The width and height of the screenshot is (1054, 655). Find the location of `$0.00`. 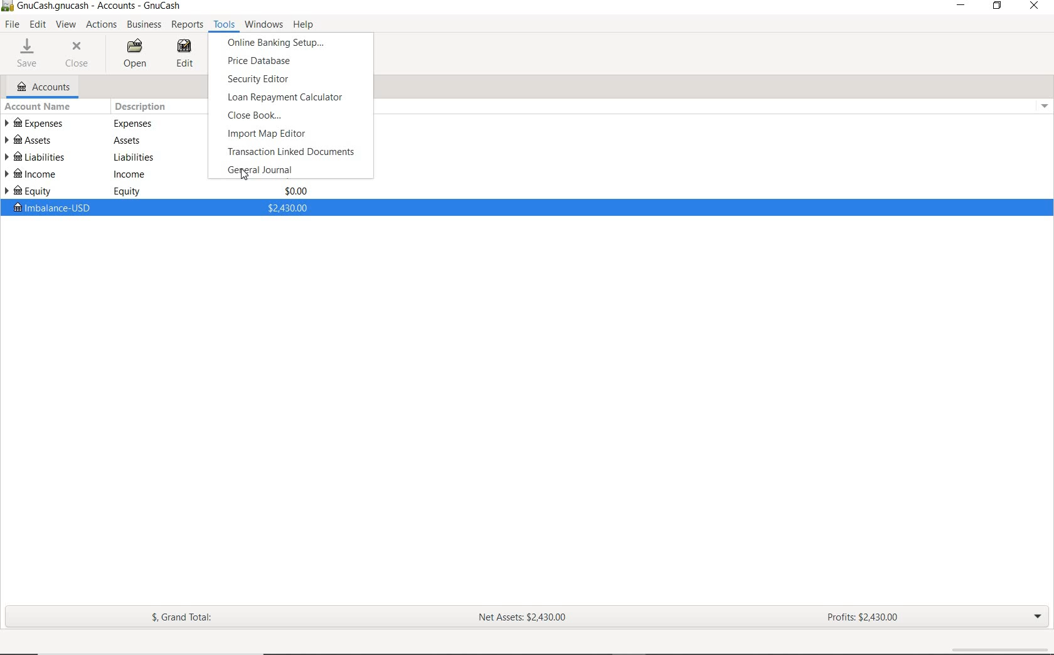

$0.00 is located at coordinates (295, 191).